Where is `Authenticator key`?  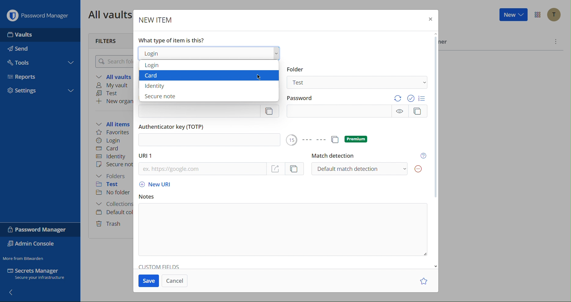
Authenticator key is located at coordinates (210, 134).